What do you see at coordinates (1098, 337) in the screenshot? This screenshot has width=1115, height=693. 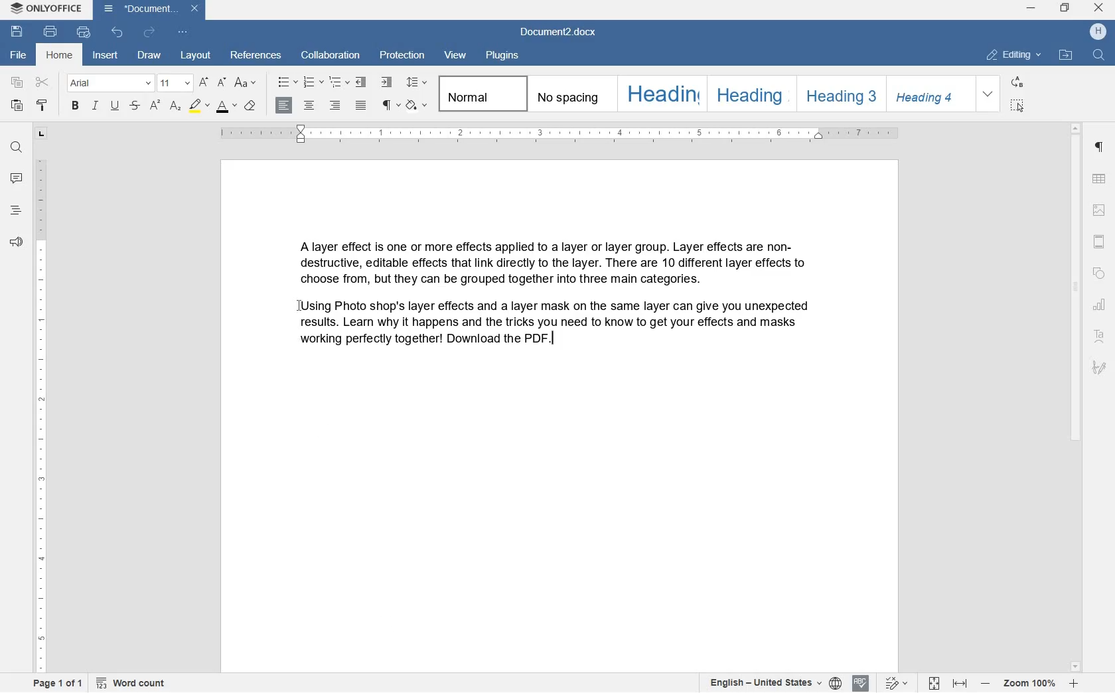 I see `TEXT ART` at bounding box center [1098, 337].